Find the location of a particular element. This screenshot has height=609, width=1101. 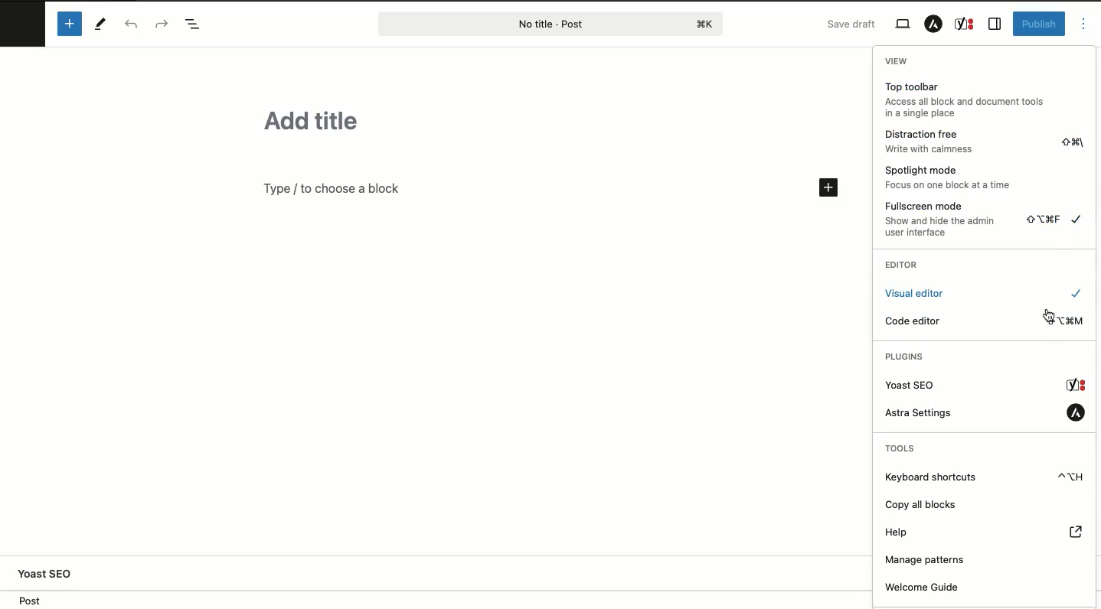

Add block is located at coordinates (71, 23).